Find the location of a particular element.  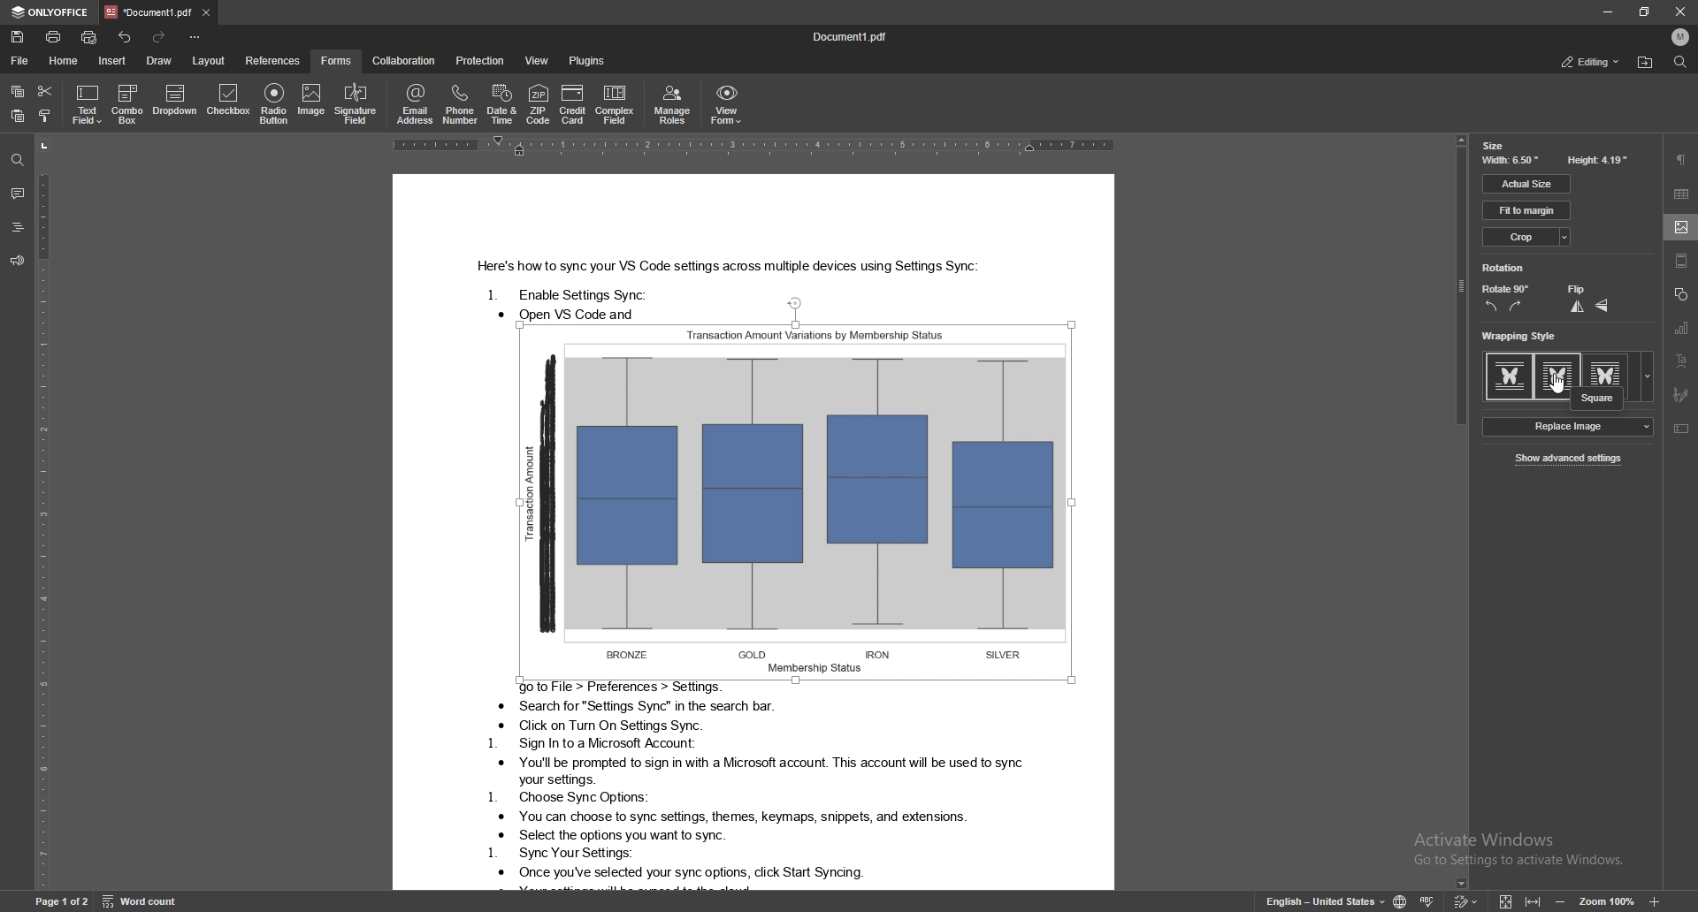

combo box is located at coordinates (127, 103).